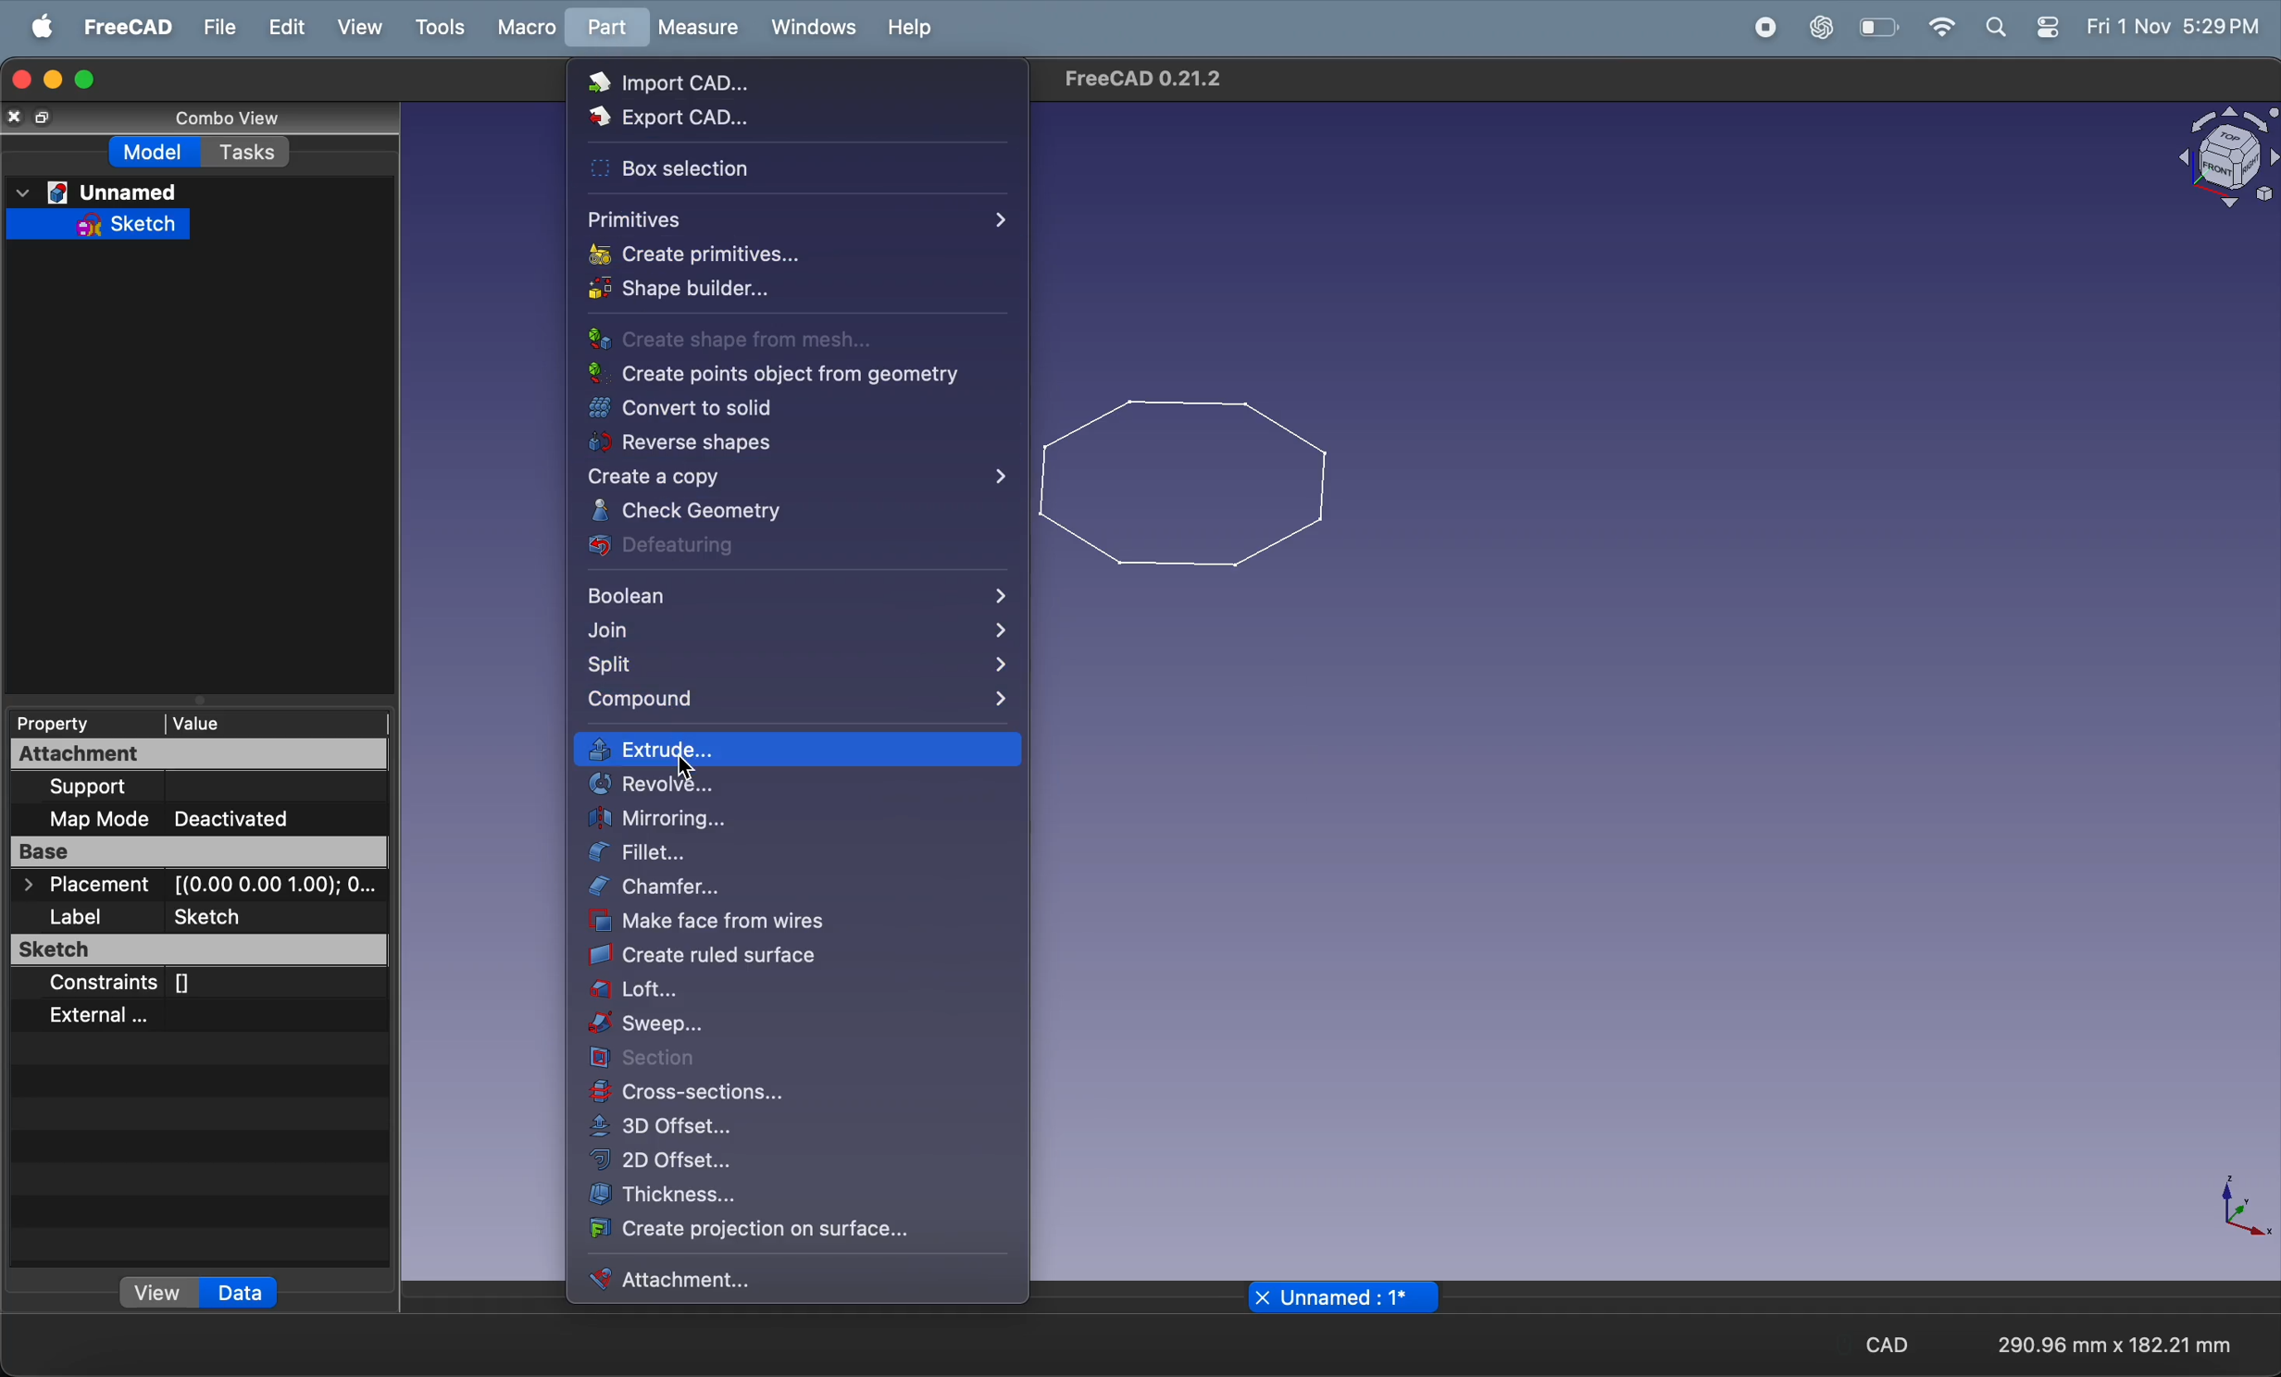 This screenshot has height=1377, width=2281. Describe the element at coordinates (1884, 1343) in the screenshot. I see `cad` at that location.